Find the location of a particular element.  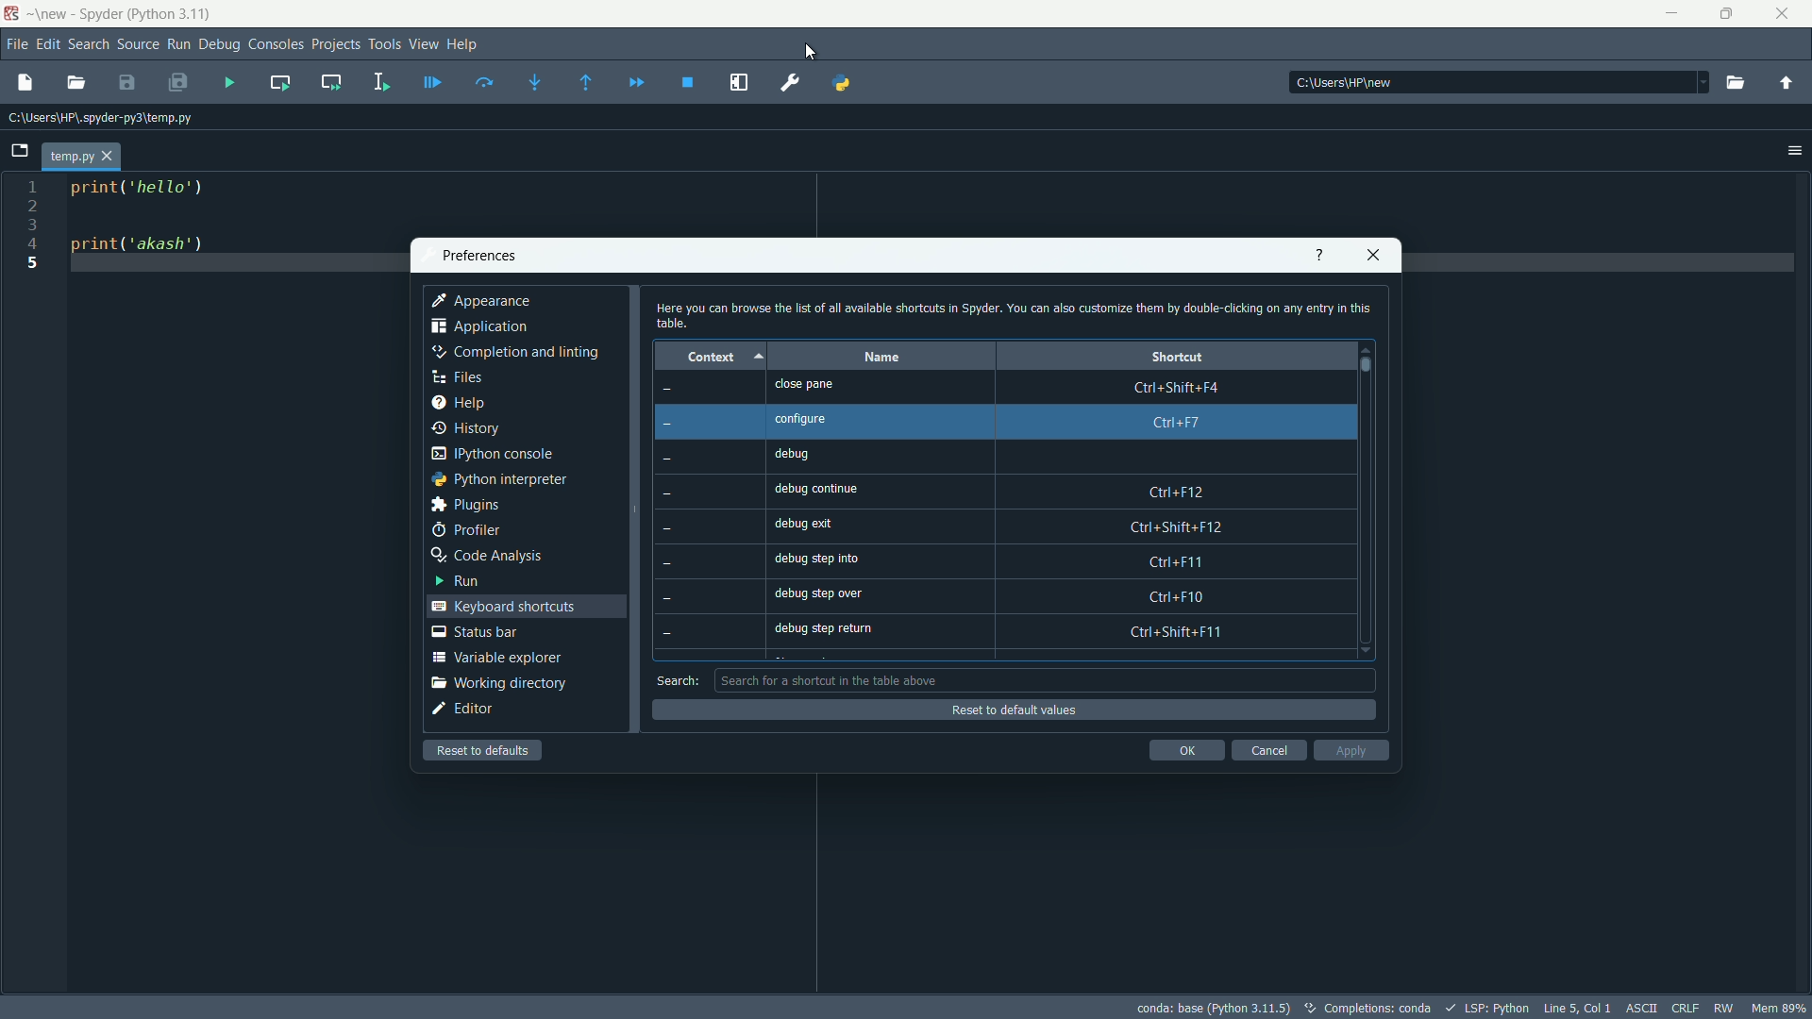

reset to default values is located at coordinates (1011, 710).